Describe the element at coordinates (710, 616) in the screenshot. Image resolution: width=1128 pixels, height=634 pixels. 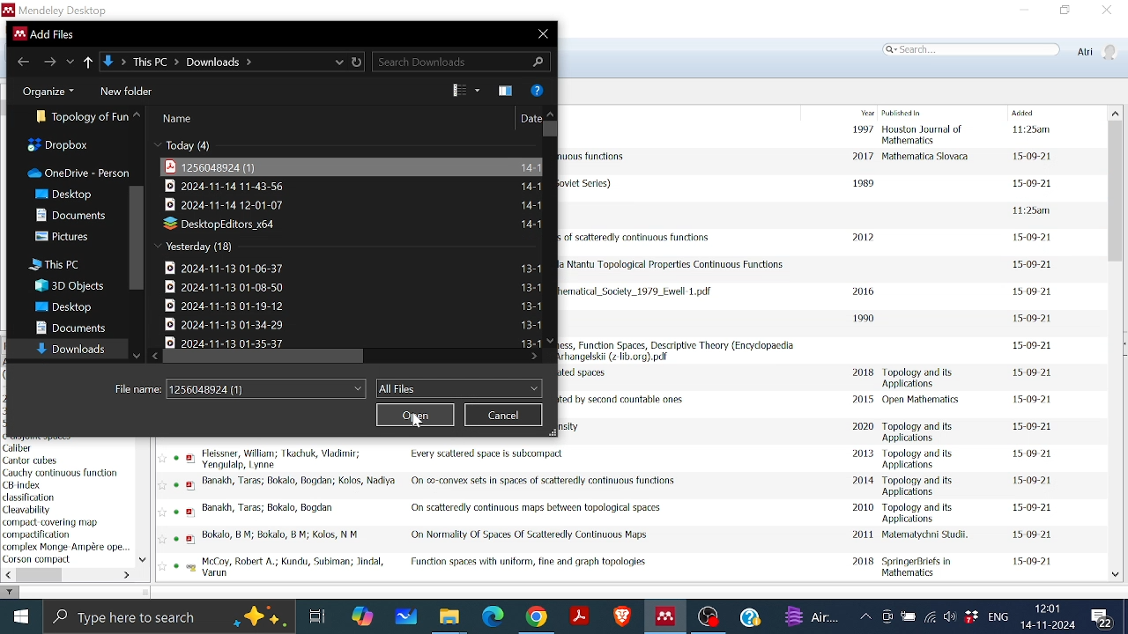
I see `OBS studio` at that location.